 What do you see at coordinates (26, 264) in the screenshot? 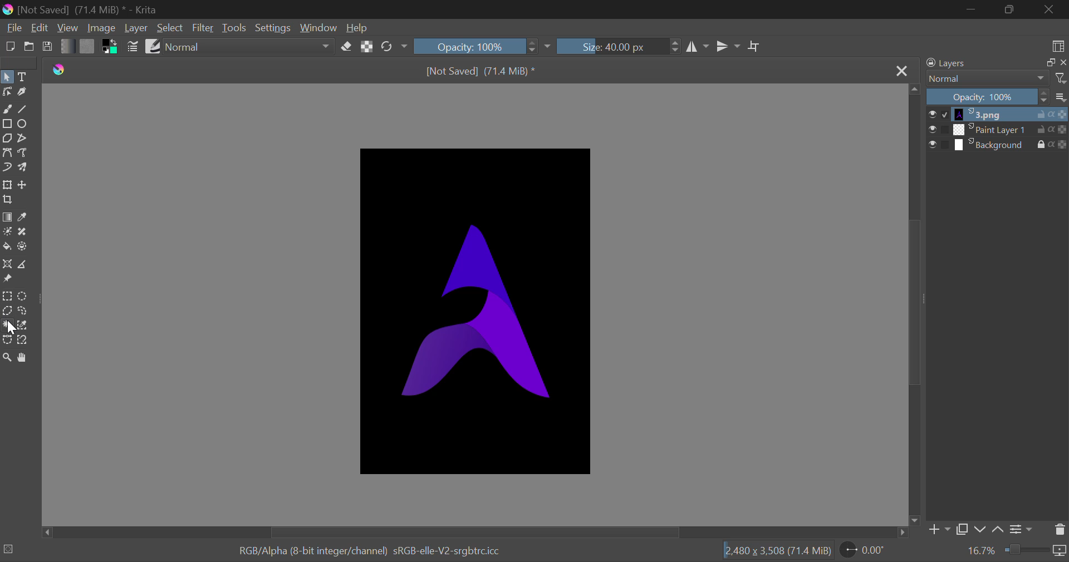
I see `Measurements` at bounding box center [26, 264].